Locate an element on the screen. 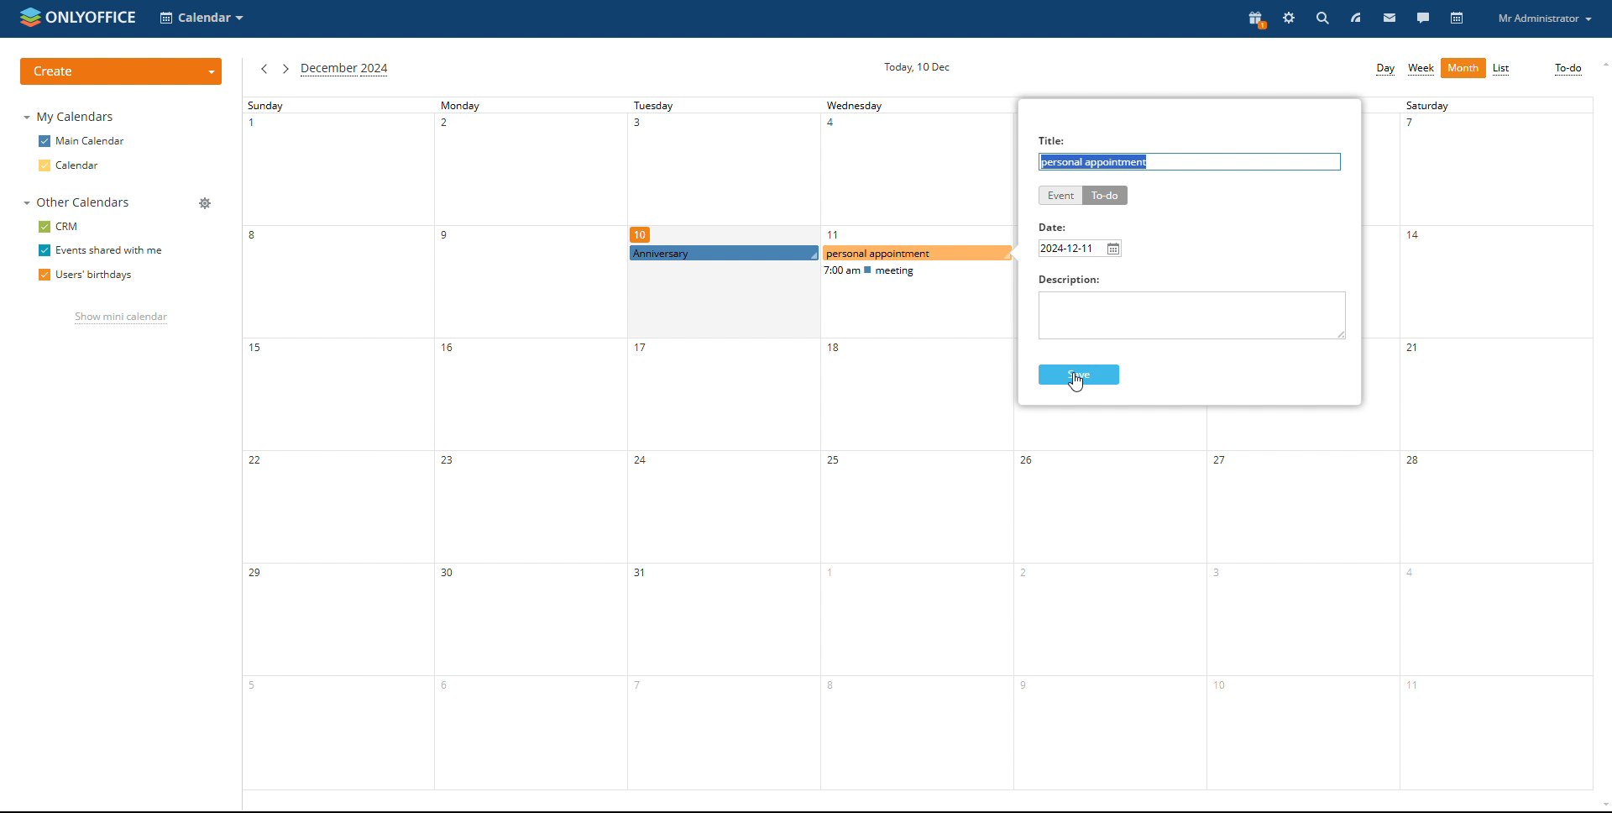 This screenshot has height=813, width=1612. to-do is located at coordinates (1568, 70).